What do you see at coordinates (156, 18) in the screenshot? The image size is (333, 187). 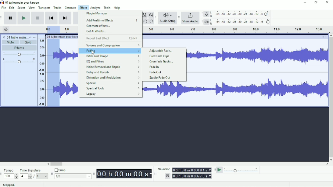 I see `Audacity audio setup toolbar` at bounding box center [156, 18].